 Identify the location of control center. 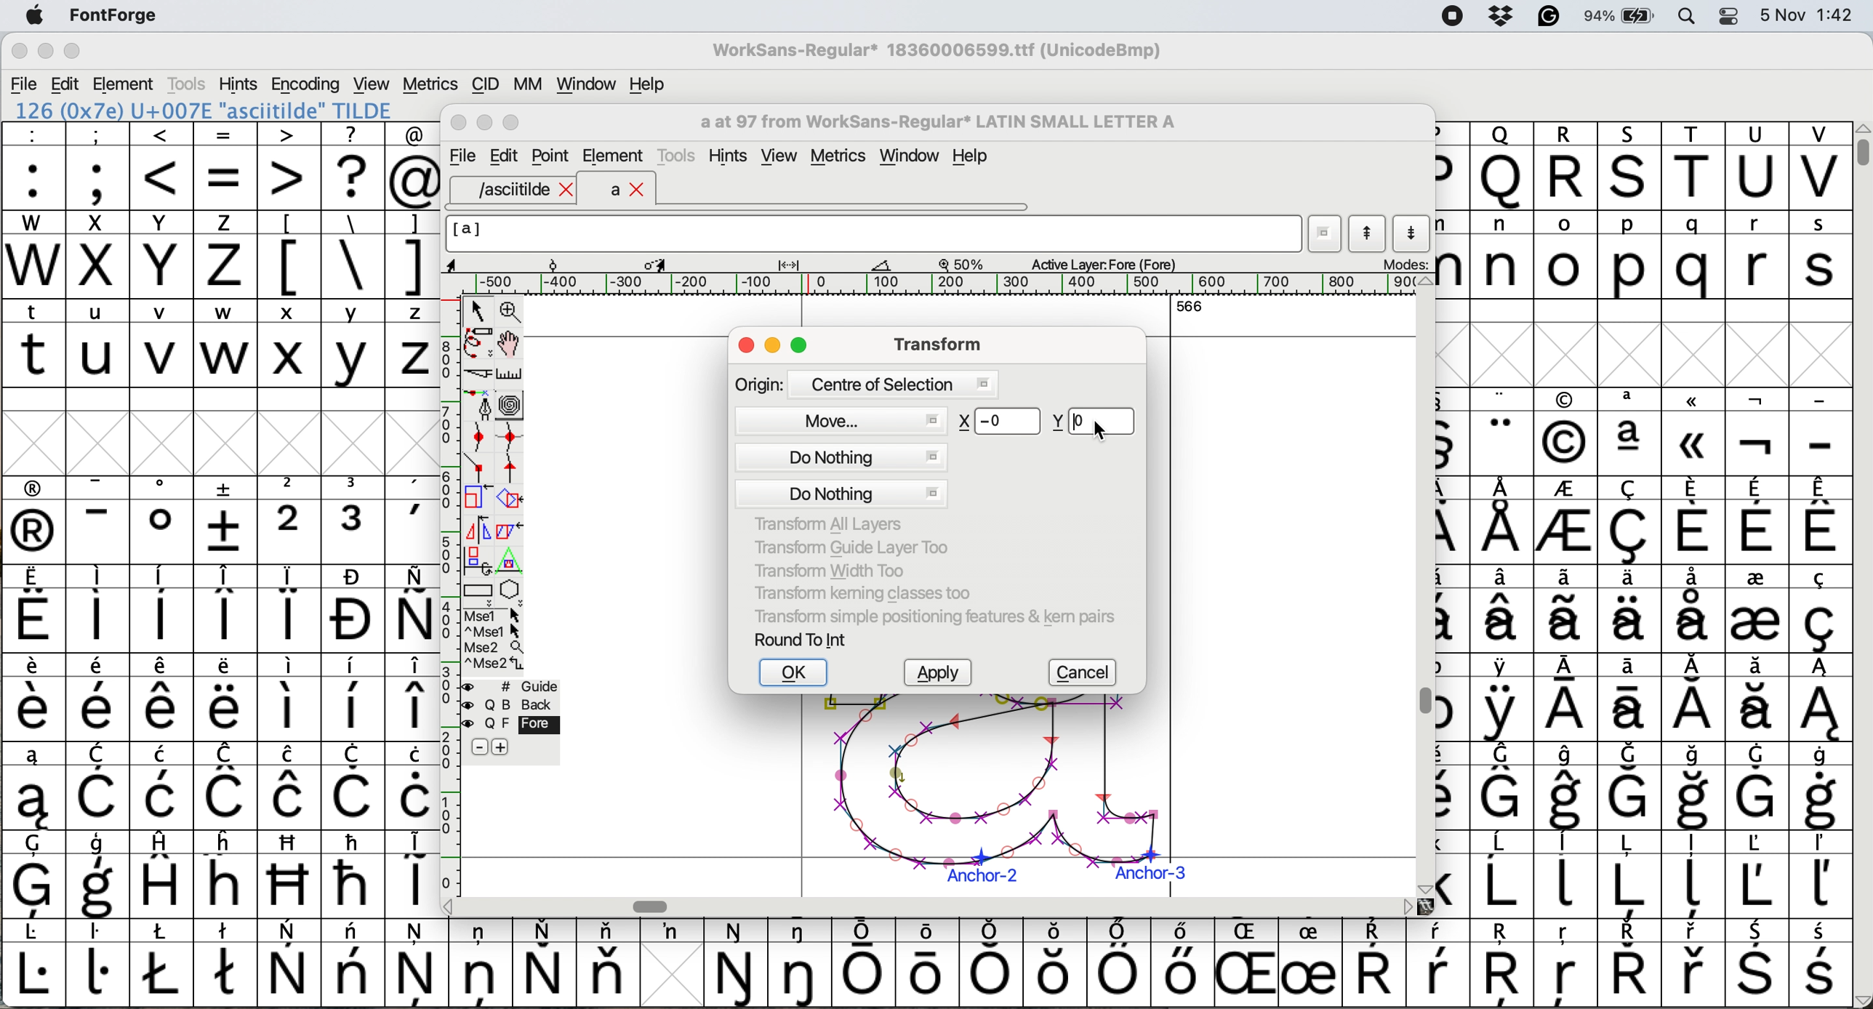
(1734, 15).